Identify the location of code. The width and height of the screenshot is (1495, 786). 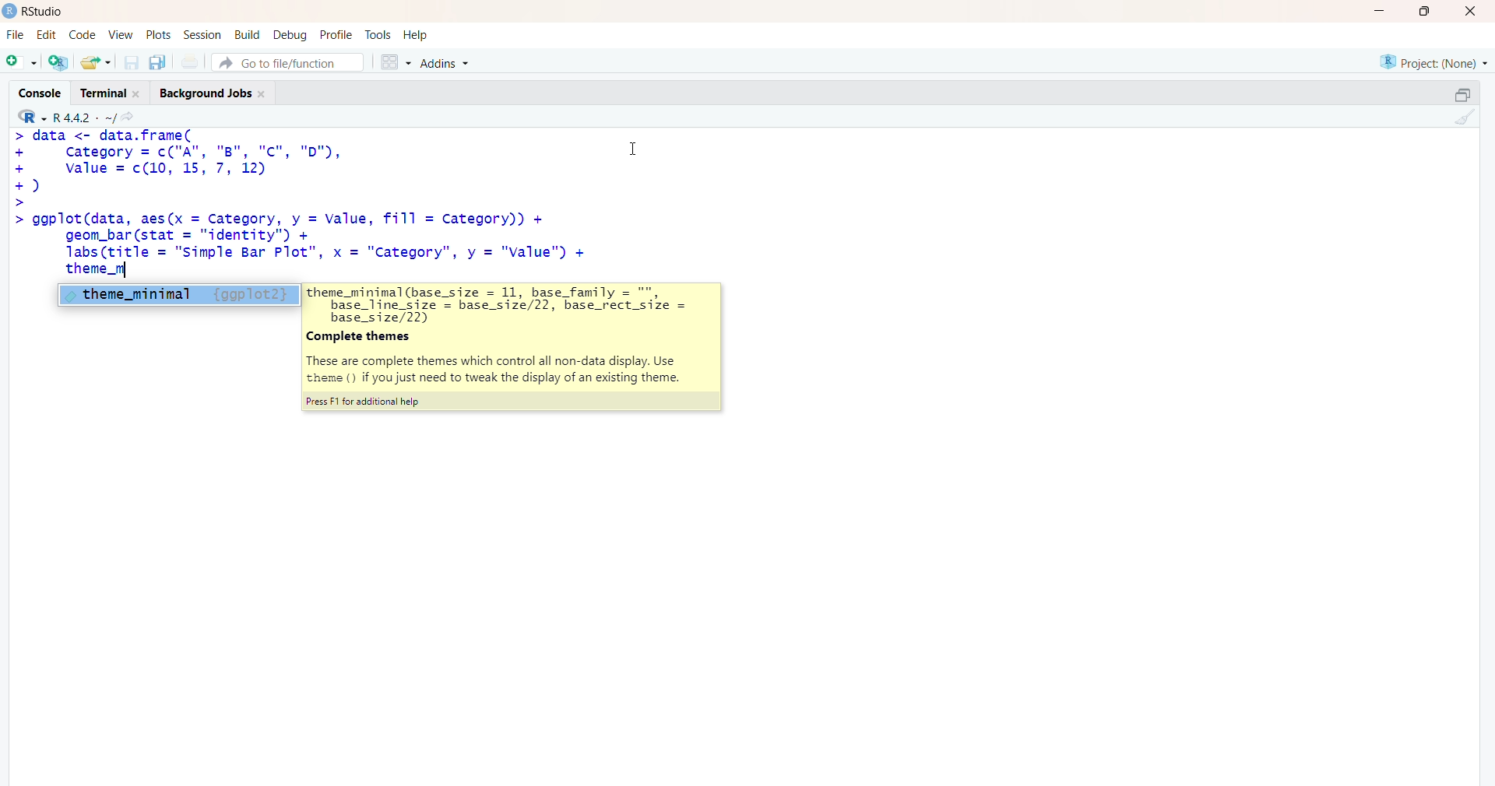
(82, 35).